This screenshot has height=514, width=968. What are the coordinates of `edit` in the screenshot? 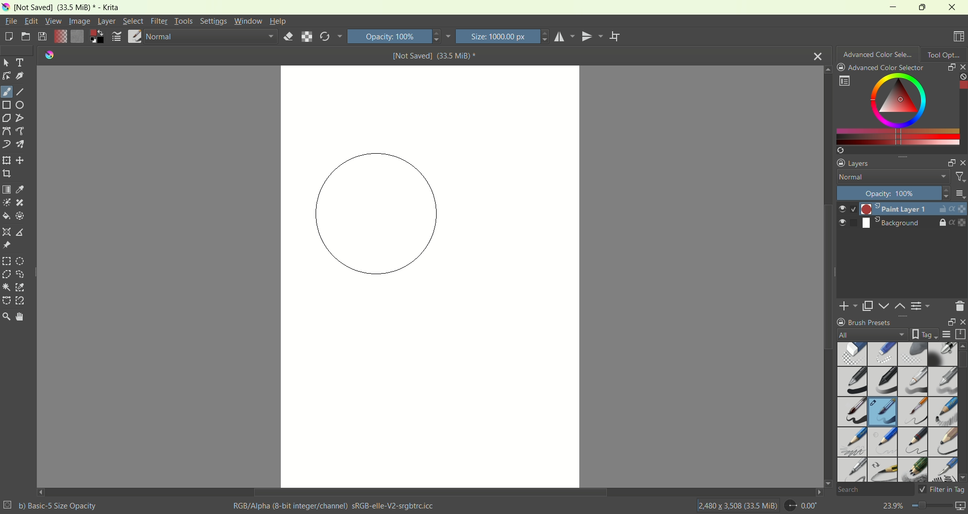 It's located at (31, 21).